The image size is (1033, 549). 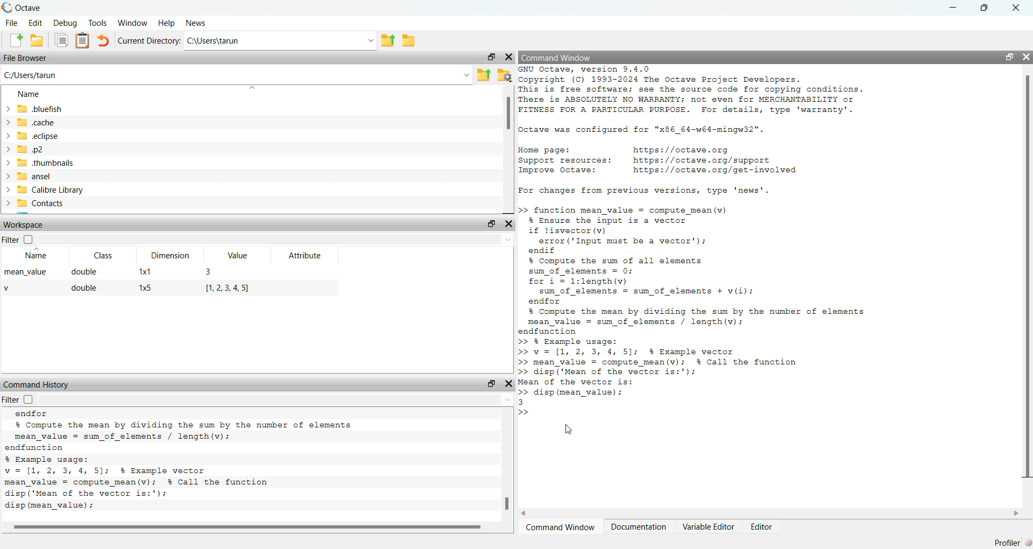 What do you see at coordinates (51, 191) in the screenshot?
I see `calibre library` at bounding box center [51, 191].